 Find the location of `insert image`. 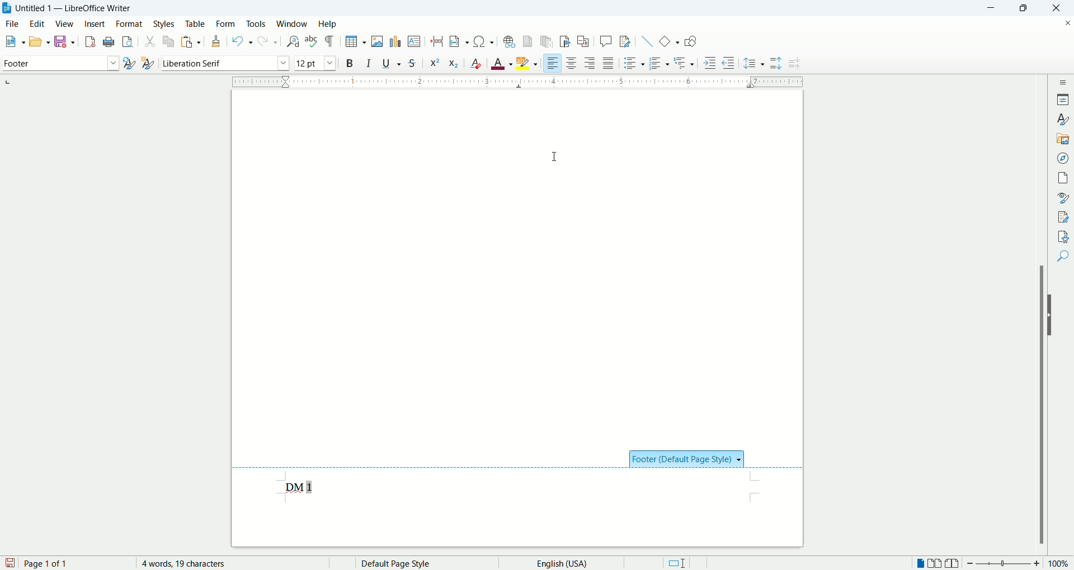

insert image is located at coordinates (379, 41).